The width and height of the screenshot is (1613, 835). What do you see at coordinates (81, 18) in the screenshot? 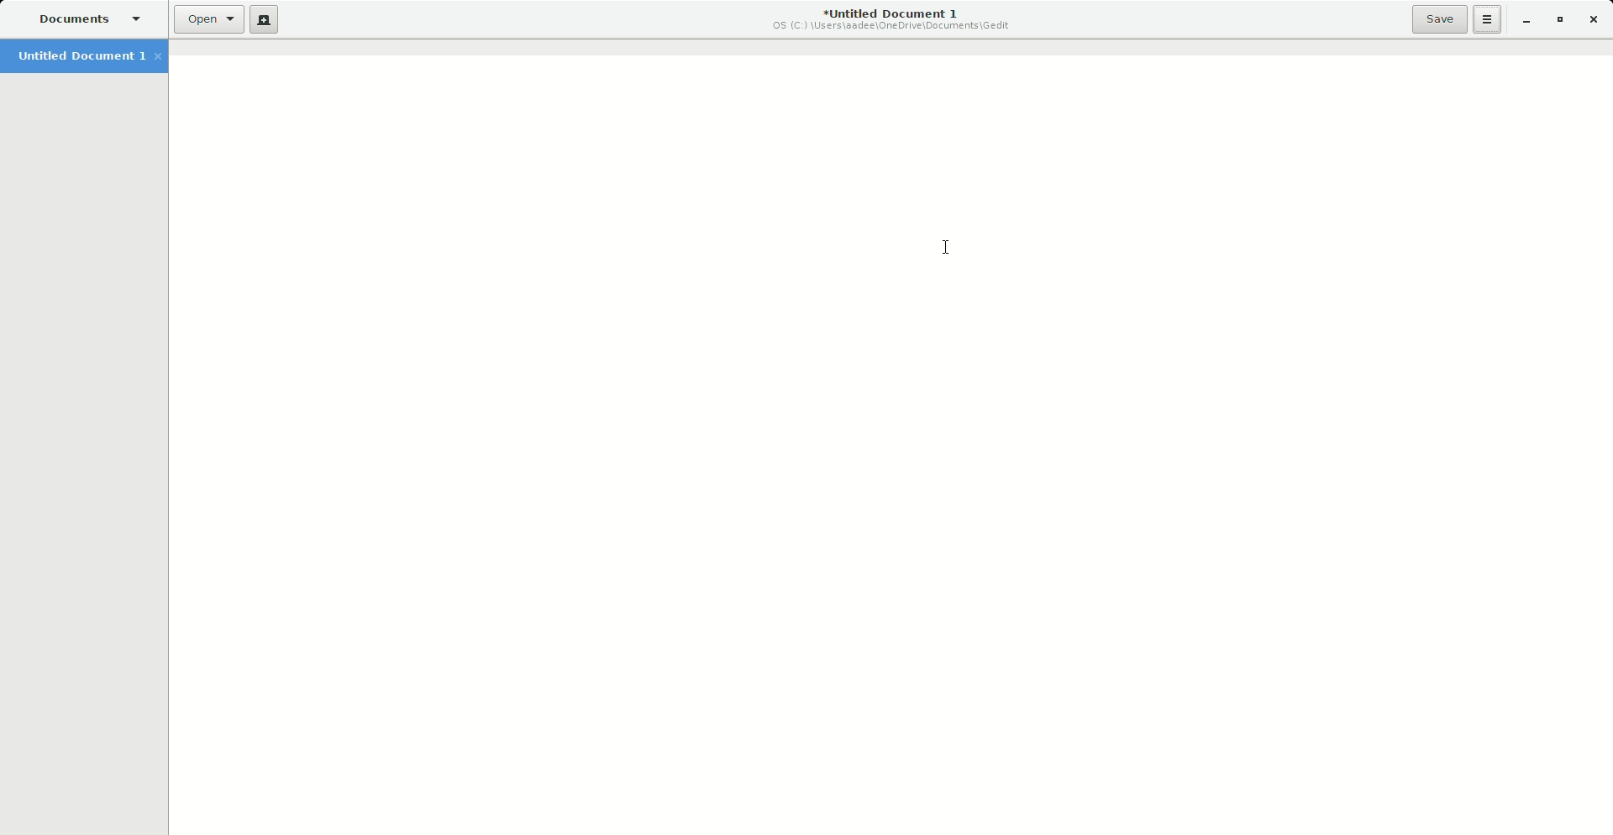
I see `Documents` at bounding box center [81, 18].